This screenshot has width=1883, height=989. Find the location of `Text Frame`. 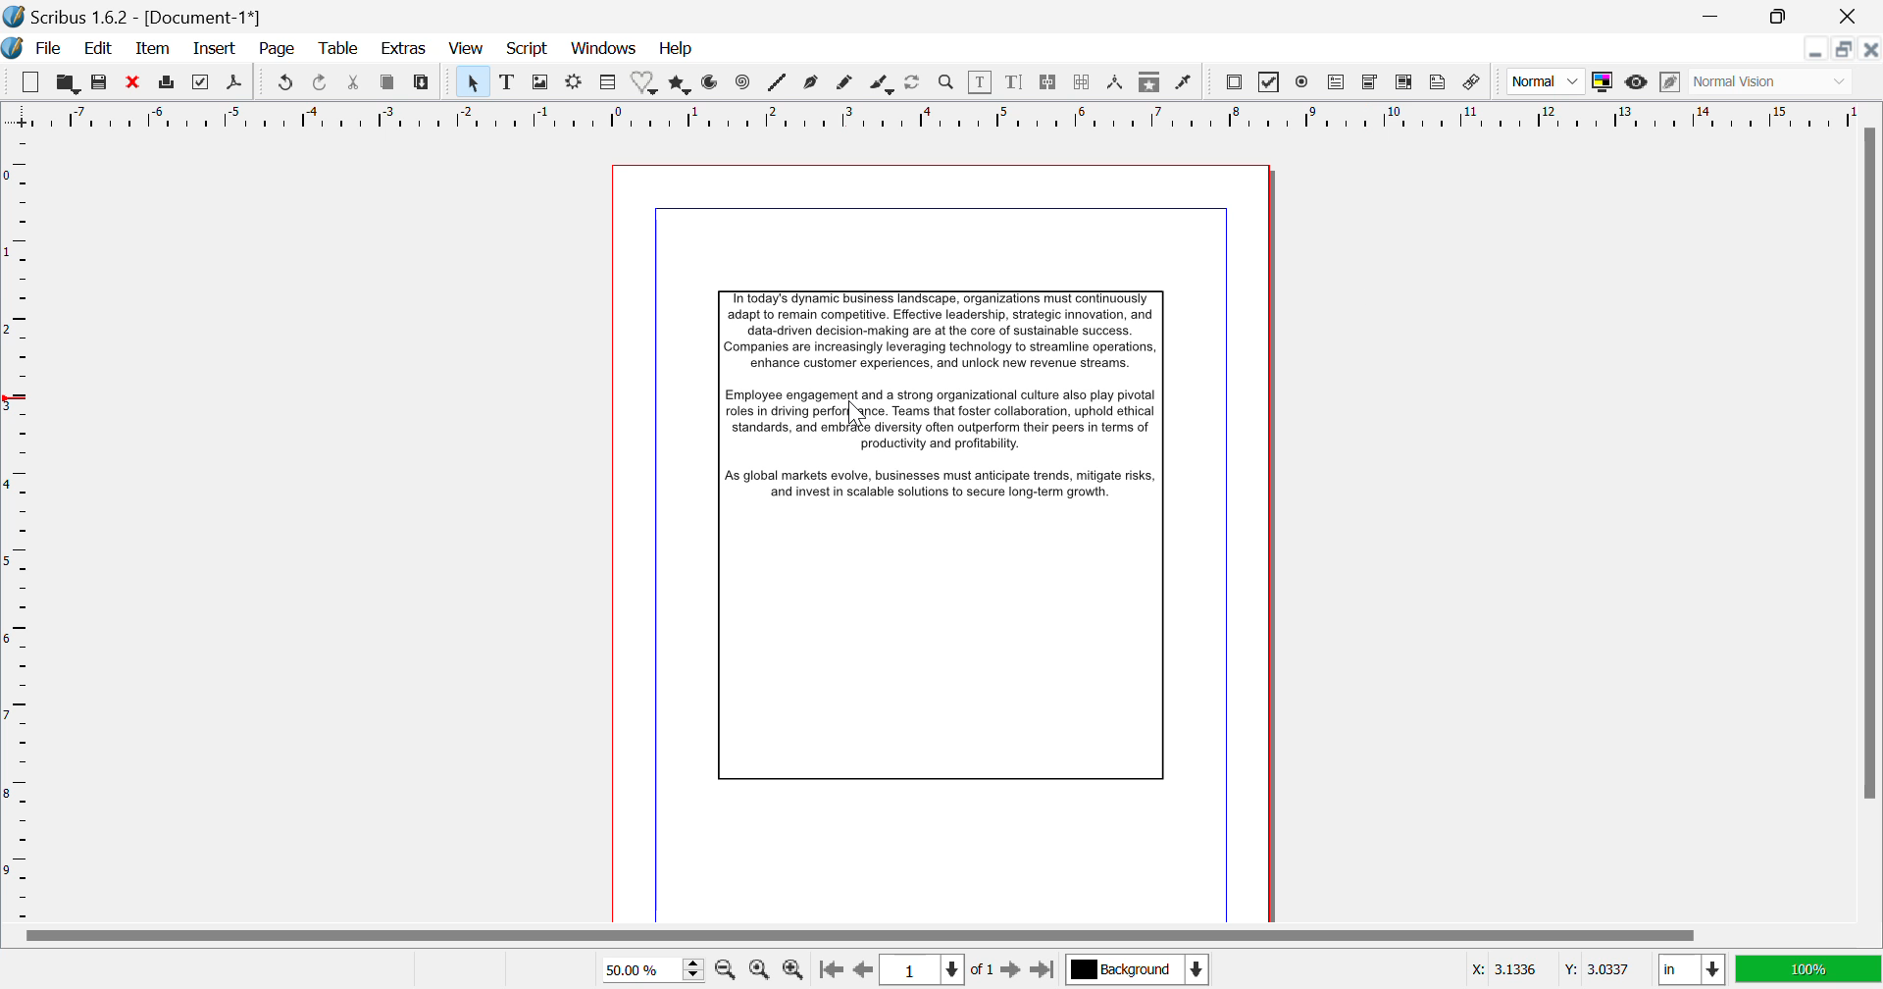

Text Frame is located at coordinates (507, 82).